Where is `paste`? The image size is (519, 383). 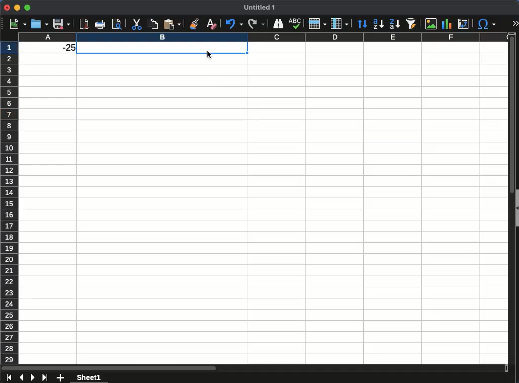 paste is located at coordinates (152, 24).